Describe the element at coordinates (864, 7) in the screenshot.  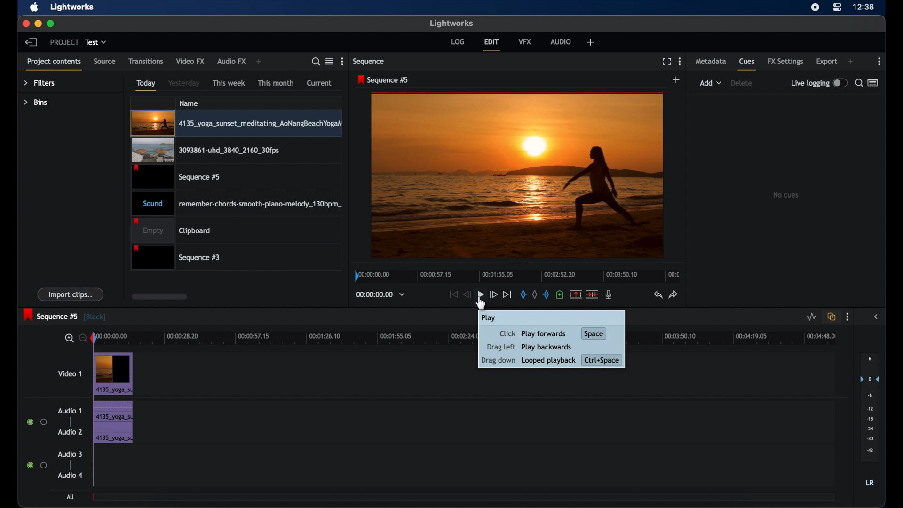
I see `time` at that location.